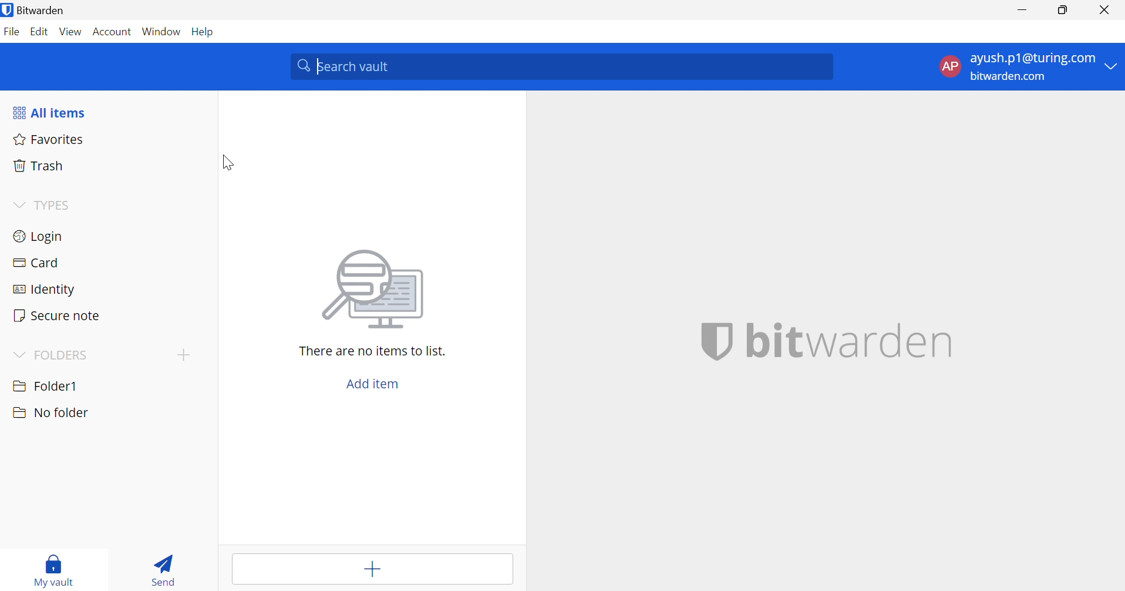  What do you see at coordinates (72, 31) in the screenshot?
I see `View` at bounding box center [72, 31].